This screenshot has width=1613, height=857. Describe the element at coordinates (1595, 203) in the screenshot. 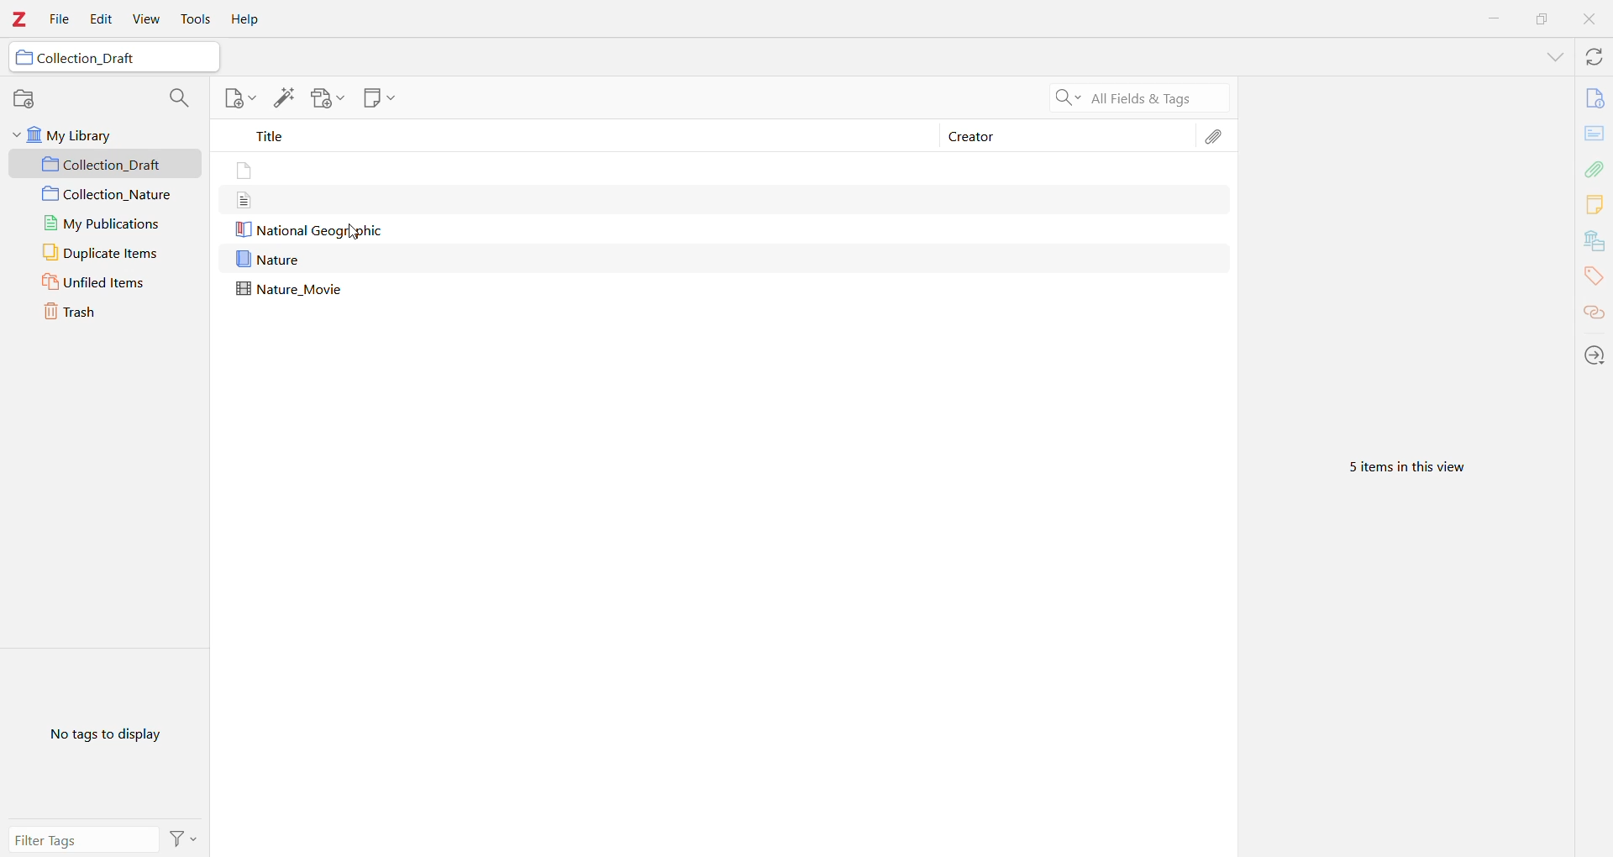

I see `Notes` at that location.